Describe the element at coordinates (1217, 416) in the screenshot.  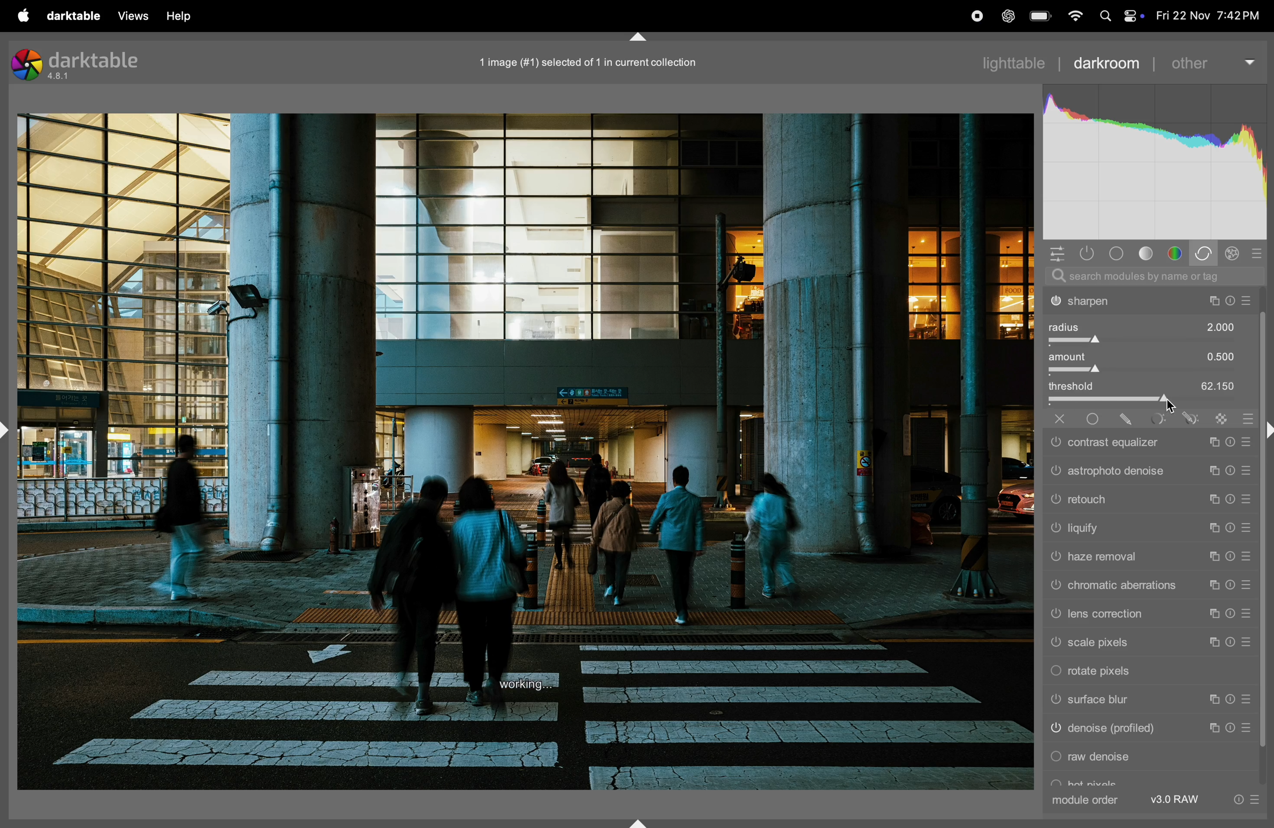
I see `rastter mask` at that location.